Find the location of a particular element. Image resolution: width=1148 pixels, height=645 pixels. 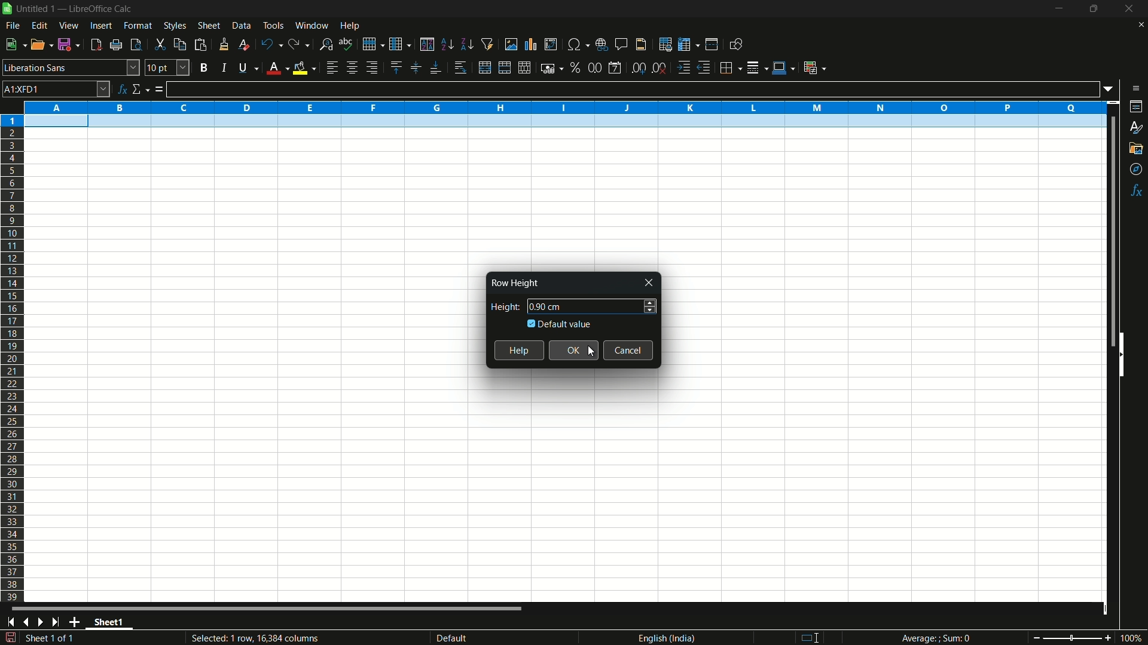

underline is located at coordinates (246, 69).